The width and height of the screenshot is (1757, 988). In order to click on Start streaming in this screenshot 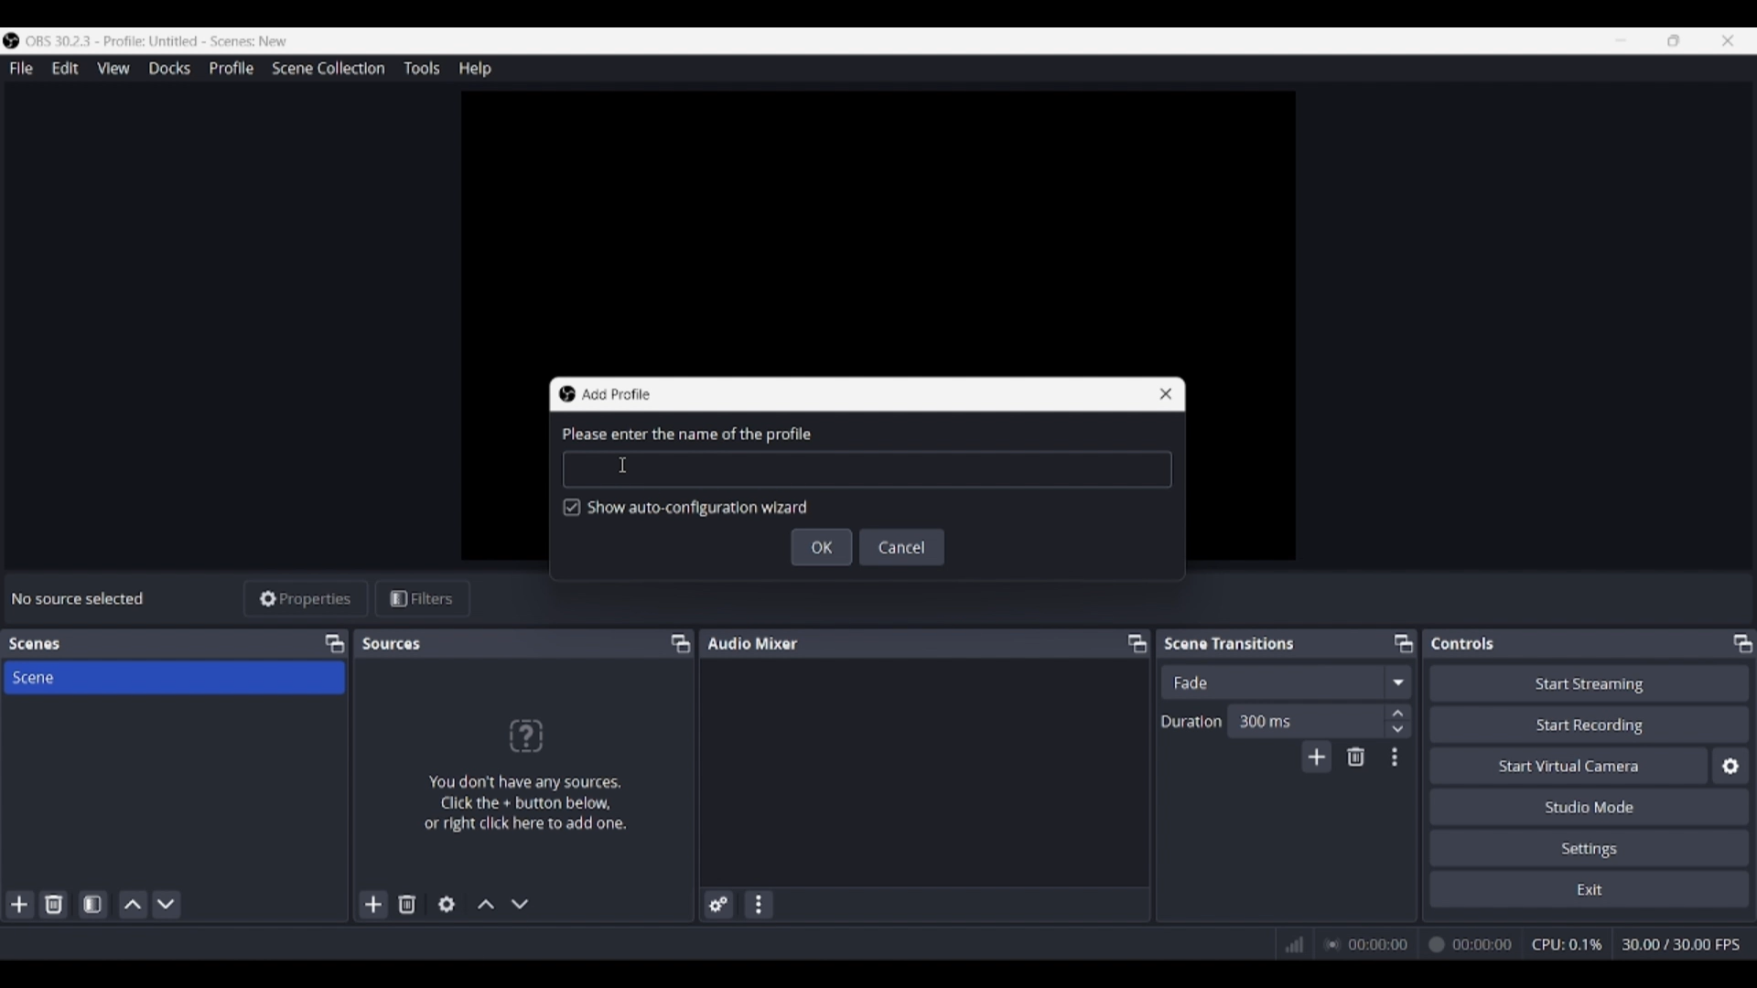, I will do `click(1590, 682)`.